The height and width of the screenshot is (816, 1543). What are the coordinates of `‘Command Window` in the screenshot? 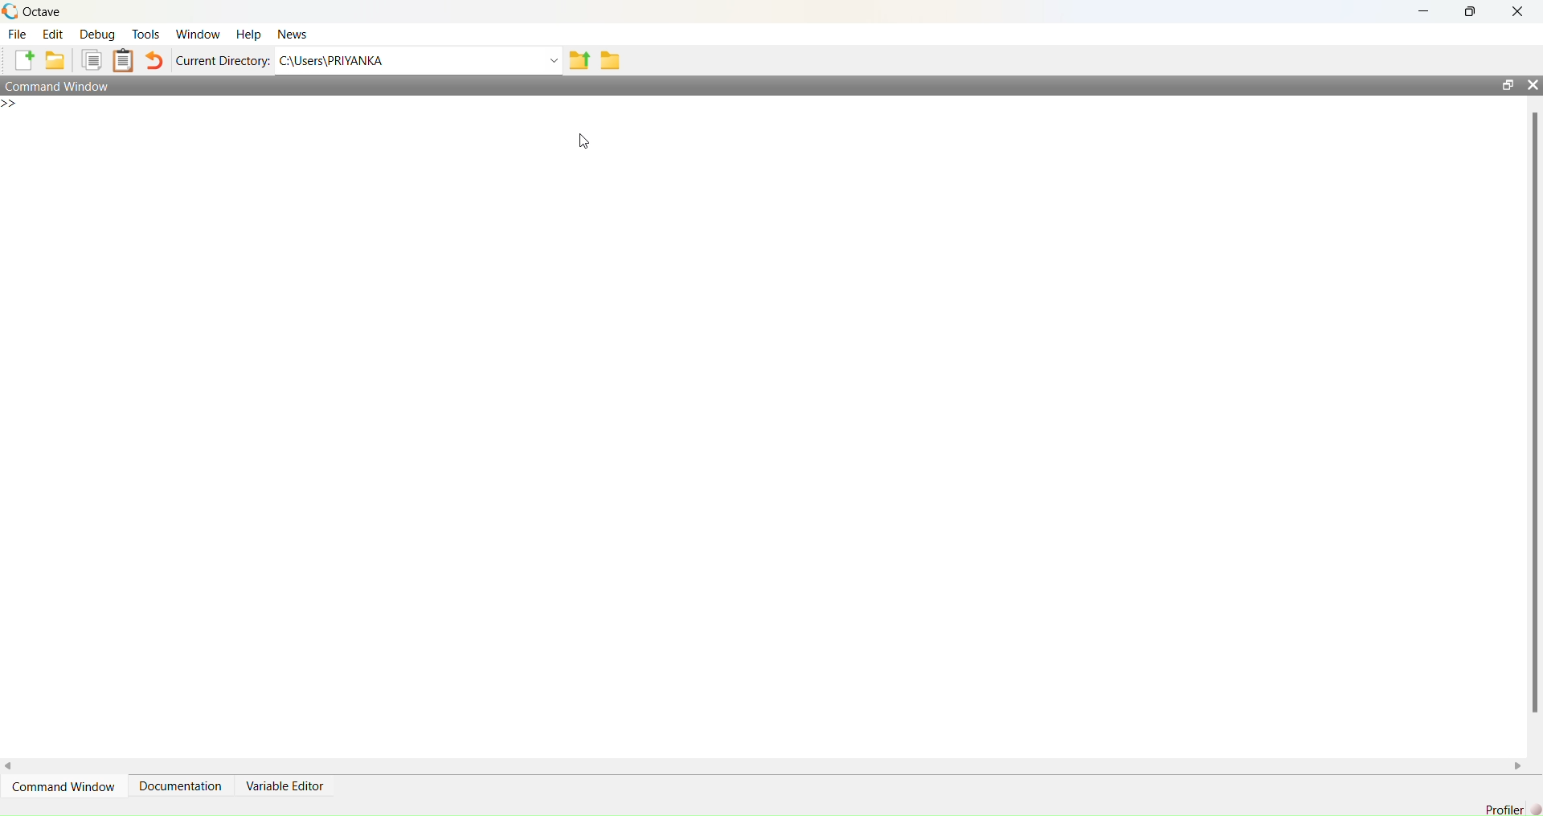 It's located at (64, 785).